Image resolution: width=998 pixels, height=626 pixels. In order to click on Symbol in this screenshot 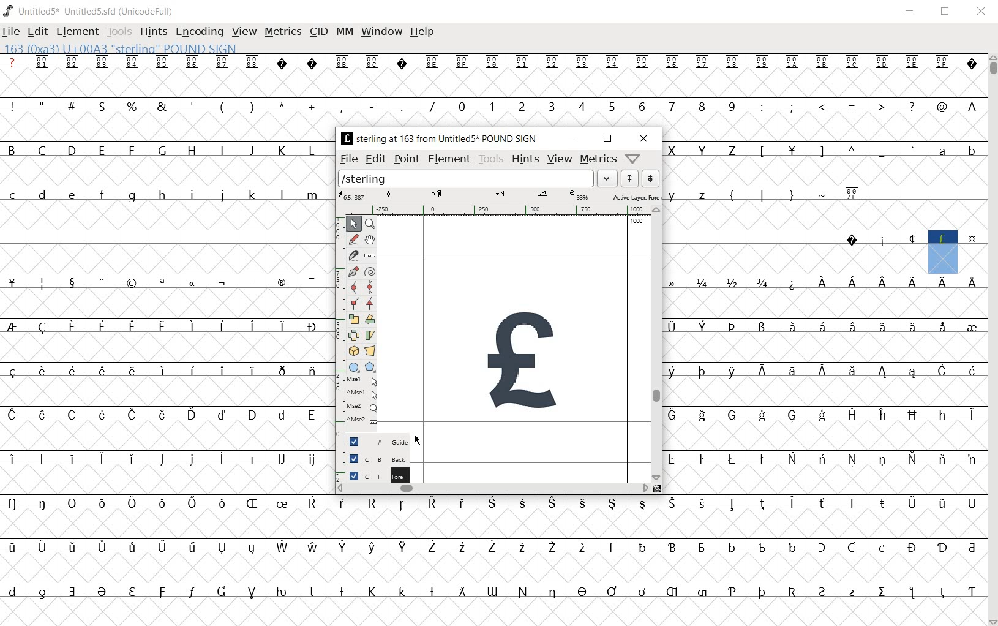, I will do `click(373, 61)`.